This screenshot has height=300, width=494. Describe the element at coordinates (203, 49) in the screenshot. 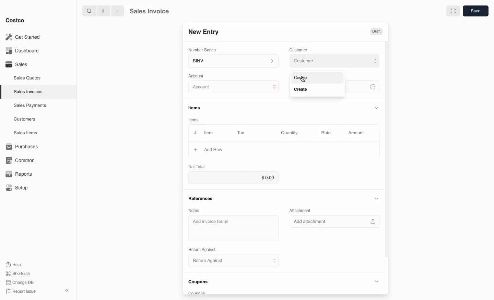

I see `Number Series` at that location.